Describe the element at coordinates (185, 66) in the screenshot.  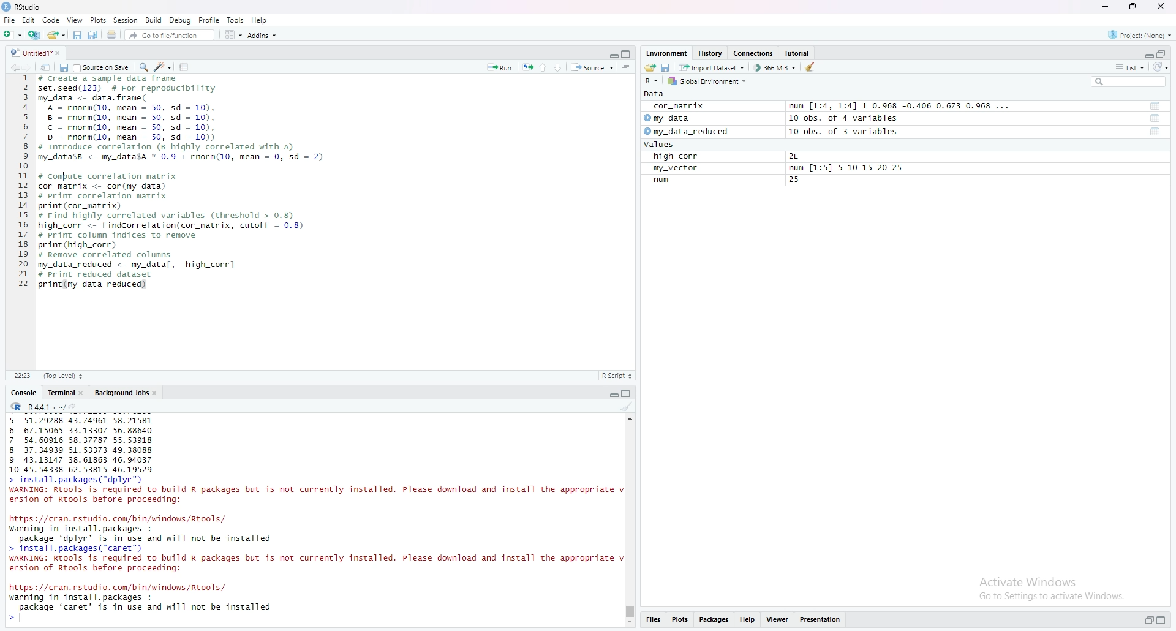
I see `Tools ` at that location.